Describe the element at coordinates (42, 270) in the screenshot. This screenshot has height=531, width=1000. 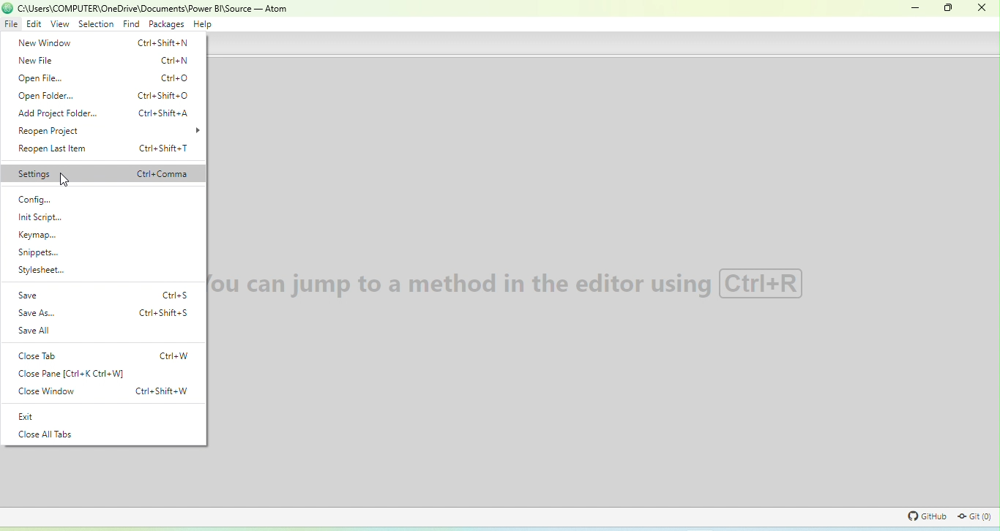
I see `stylesheet` at that location.